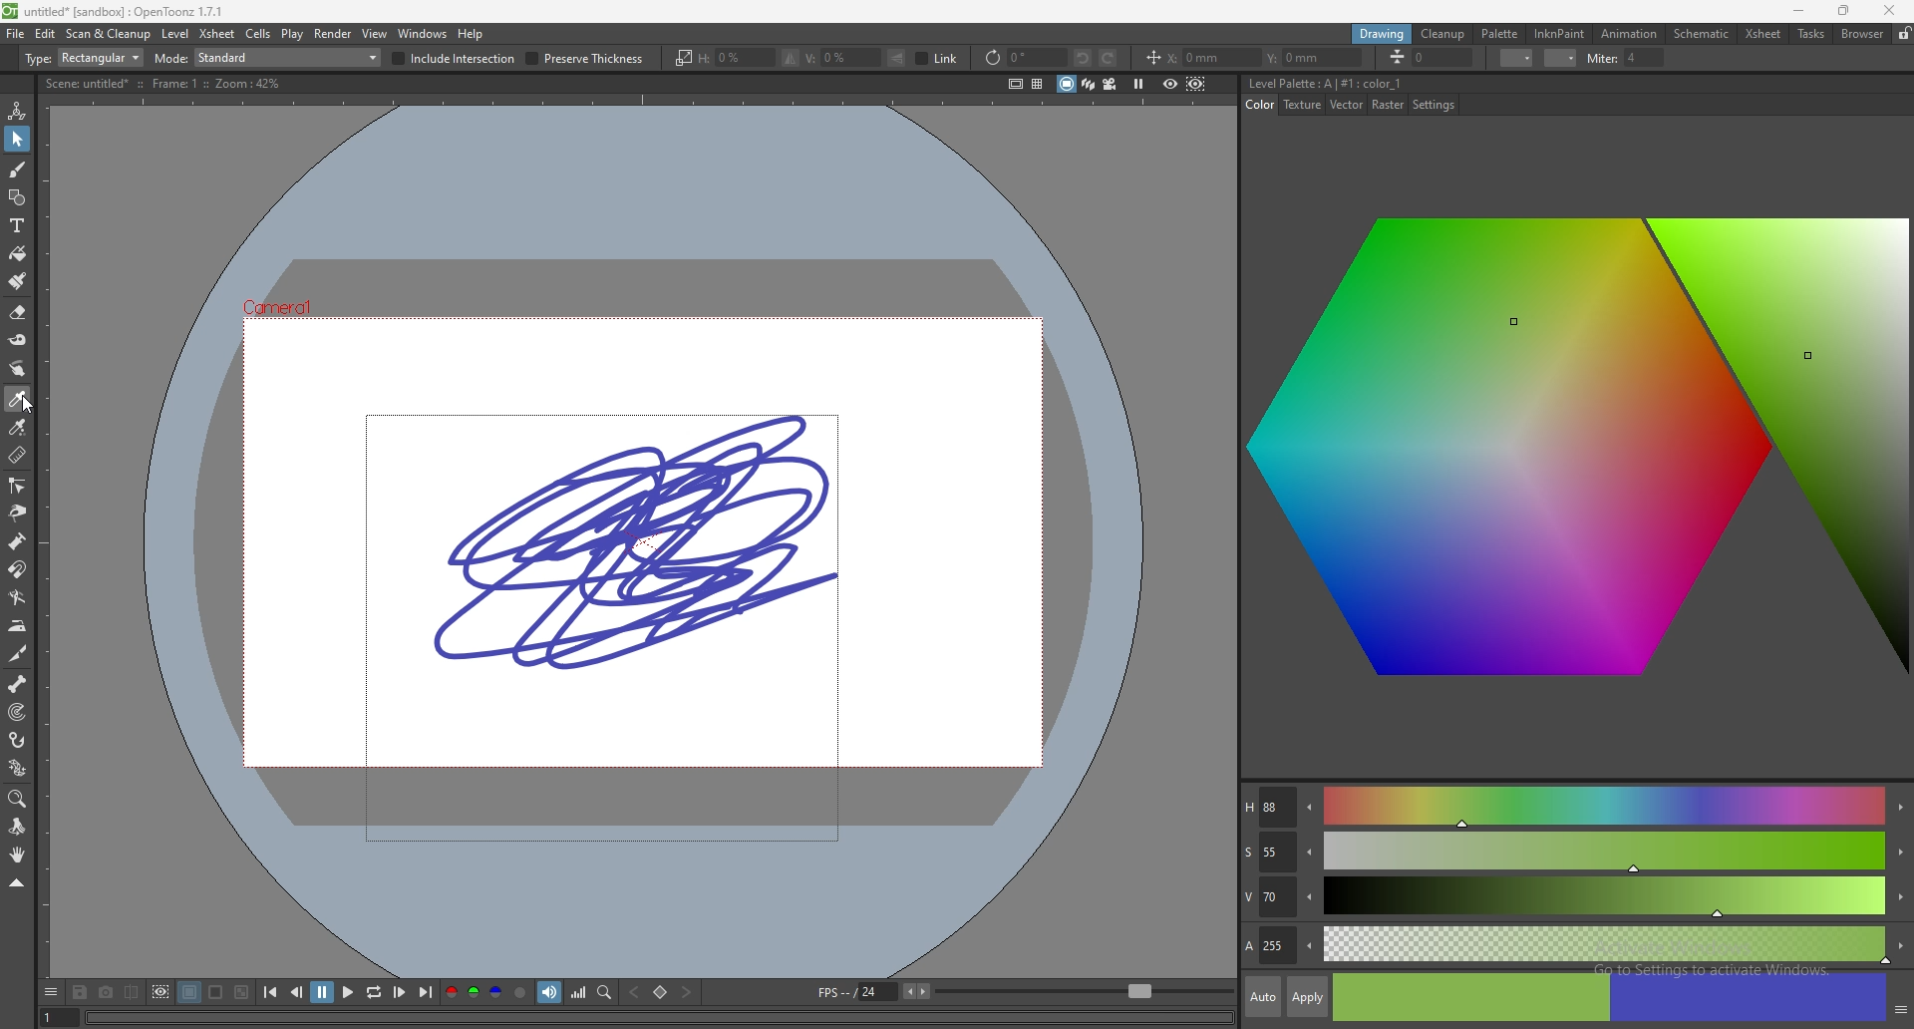 Image resolution: width=1914 pixels, height=1029 pixels. I want to click on scan and cleanup, so click(110, 33).